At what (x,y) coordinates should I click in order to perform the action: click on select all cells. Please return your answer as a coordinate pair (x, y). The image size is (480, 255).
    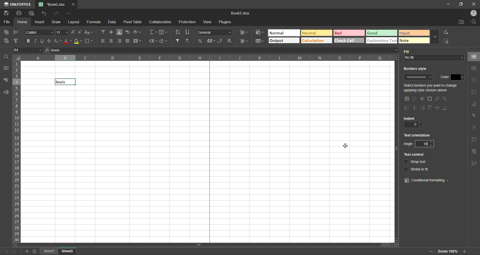
    Looking at the image, I should click on (15, 58).